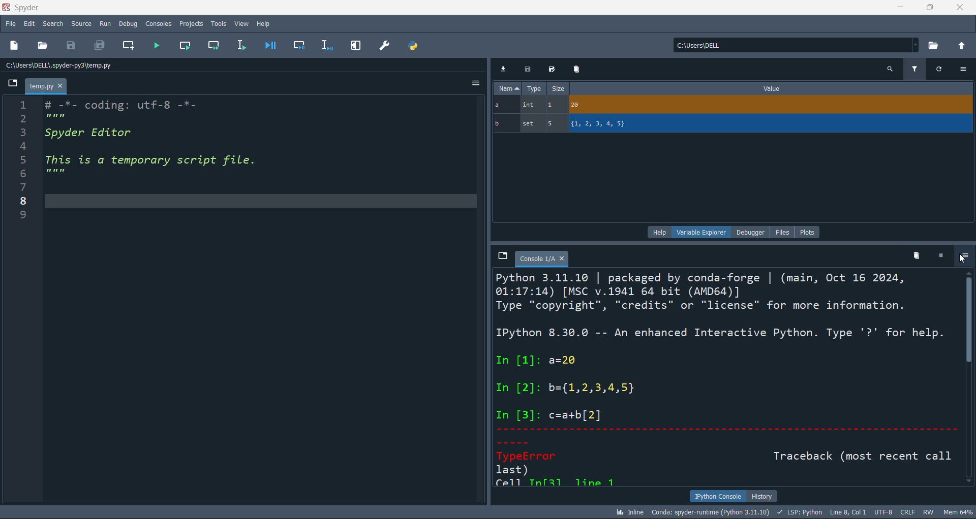 The width and height of the screenshot is (976, 519). What do you see at coordinates (929, 7) in the screenshot?
I see `maximize` at bounding box center [929, 7].